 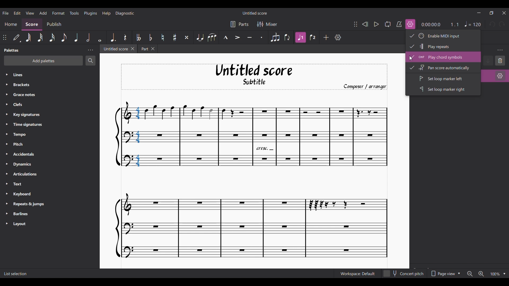 What do you see at coordinates (17, 13) in the screenshot?
I see `Edit menu` at bounding box center [17, 13].